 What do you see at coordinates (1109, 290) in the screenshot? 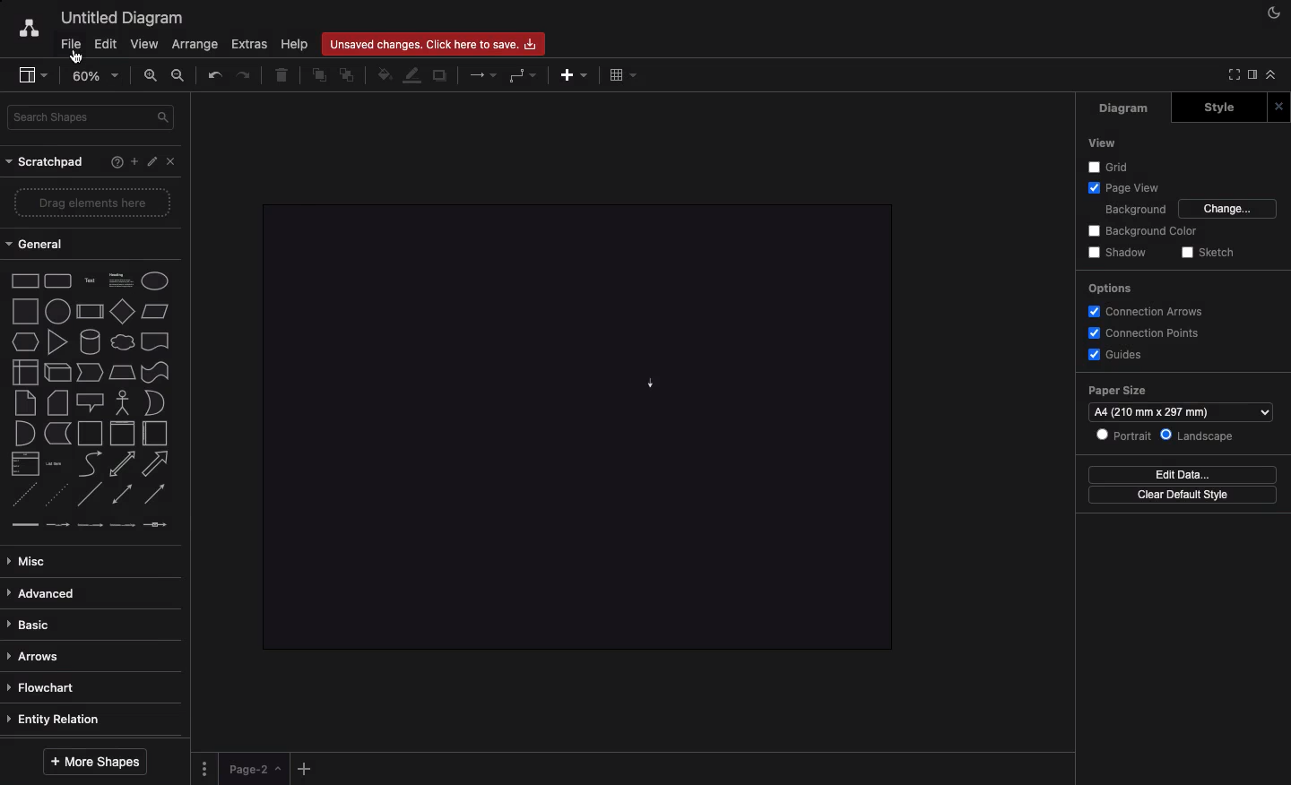
I see `Options` at bounding box center [1109, 290].